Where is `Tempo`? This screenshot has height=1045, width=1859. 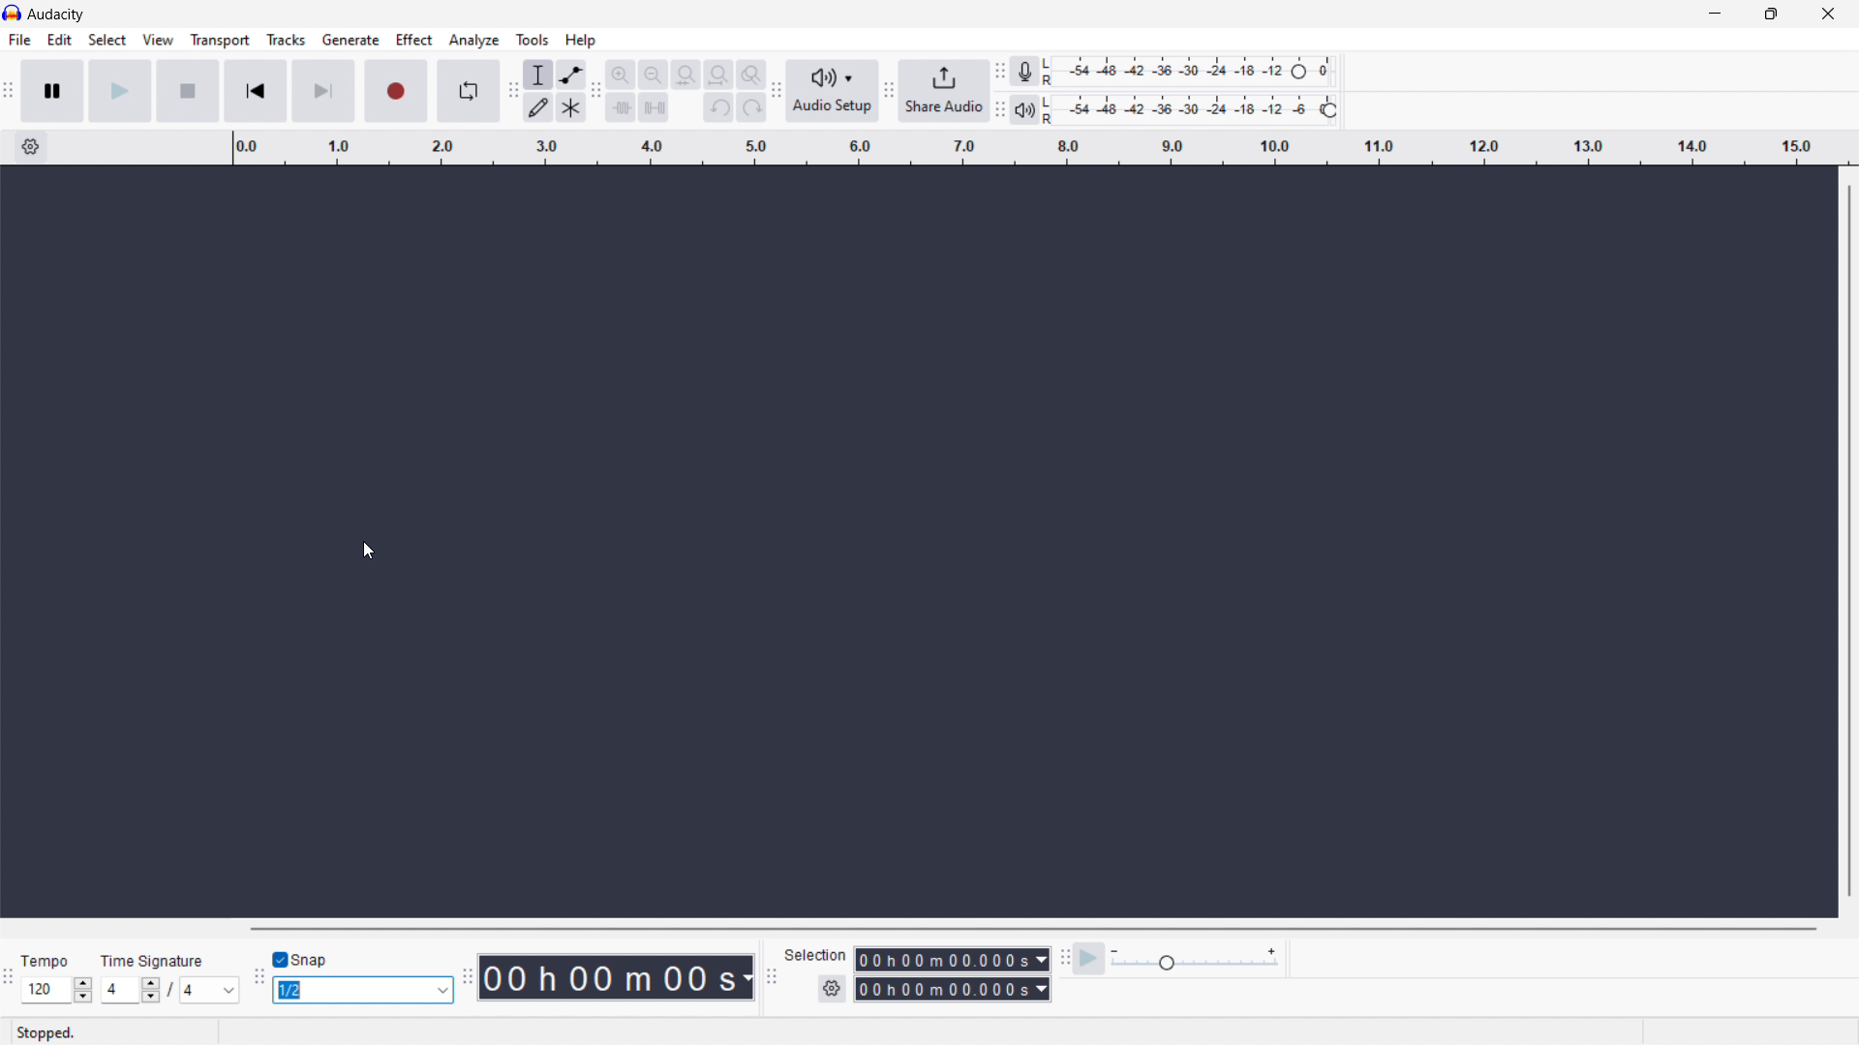
Tempo is located at coordinates (50, 963).